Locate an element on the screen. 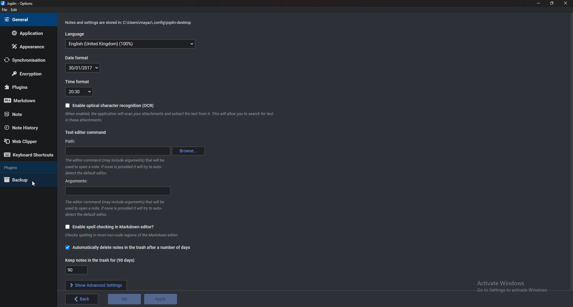 The width and height of the screenshot is (573, 307). apply is located at coordinates (82, 299).